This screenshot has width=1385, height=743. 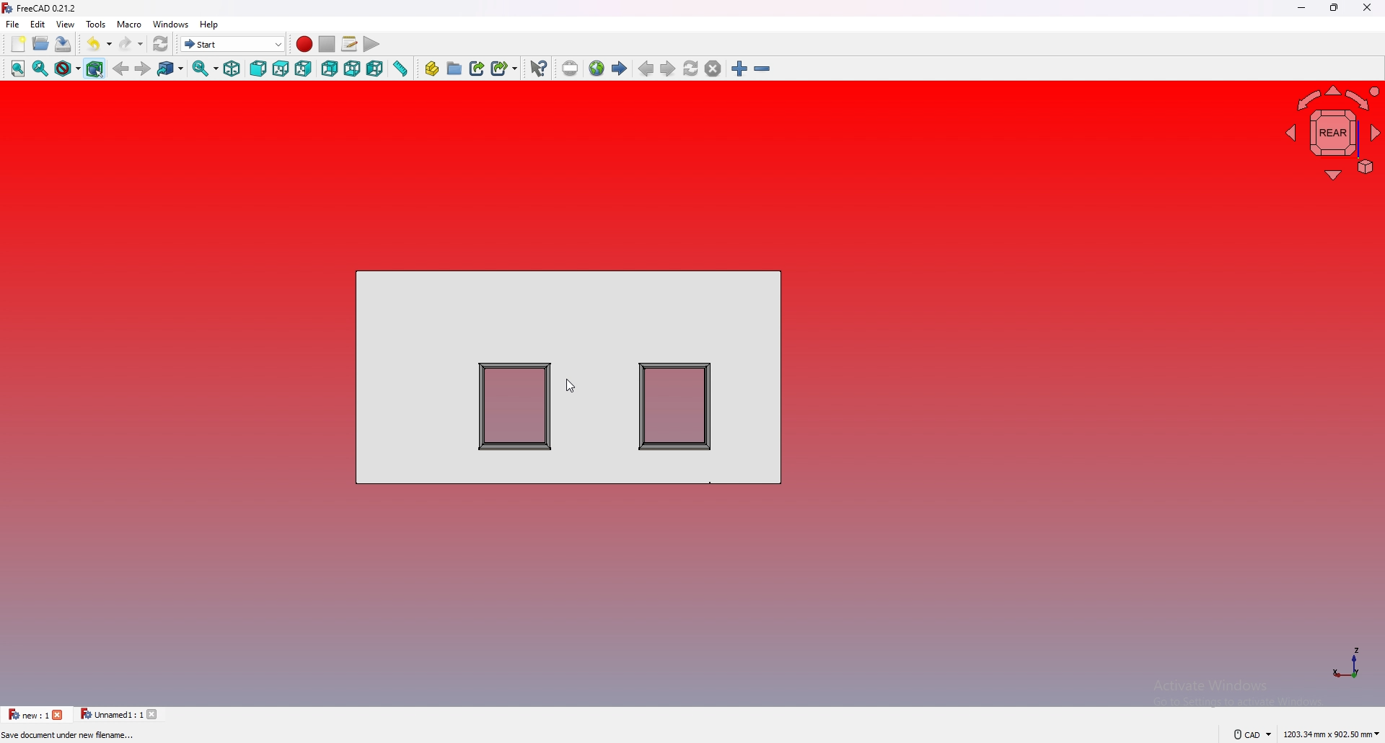 I want to click on refresh web page, so click(x=691, y=69).